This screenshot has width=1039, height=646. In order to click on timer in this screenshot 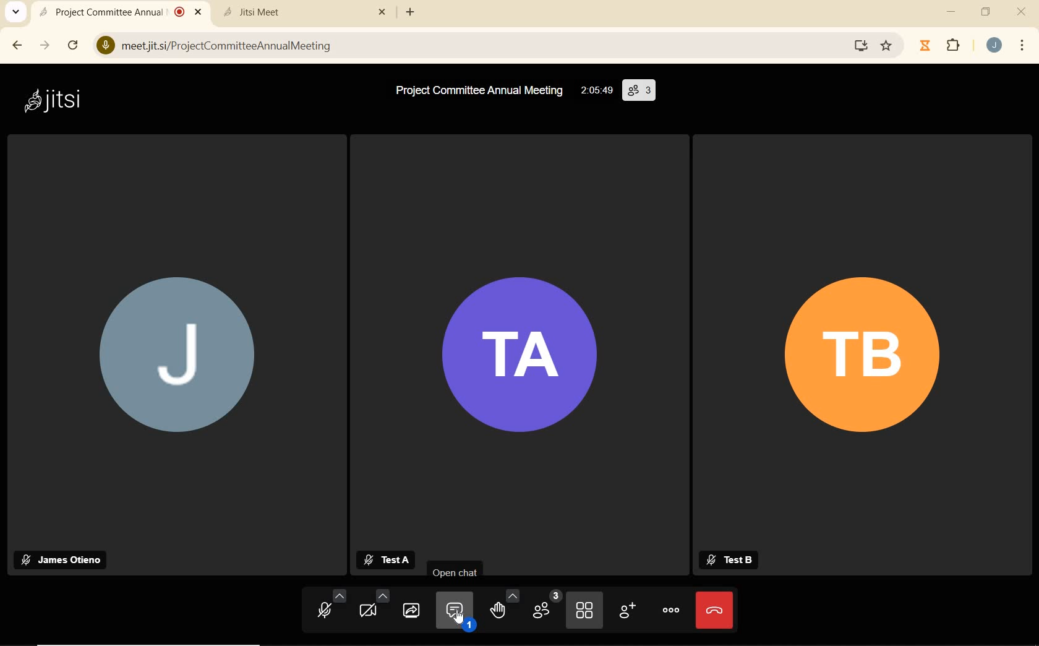, I will do `click(924, 46)`.